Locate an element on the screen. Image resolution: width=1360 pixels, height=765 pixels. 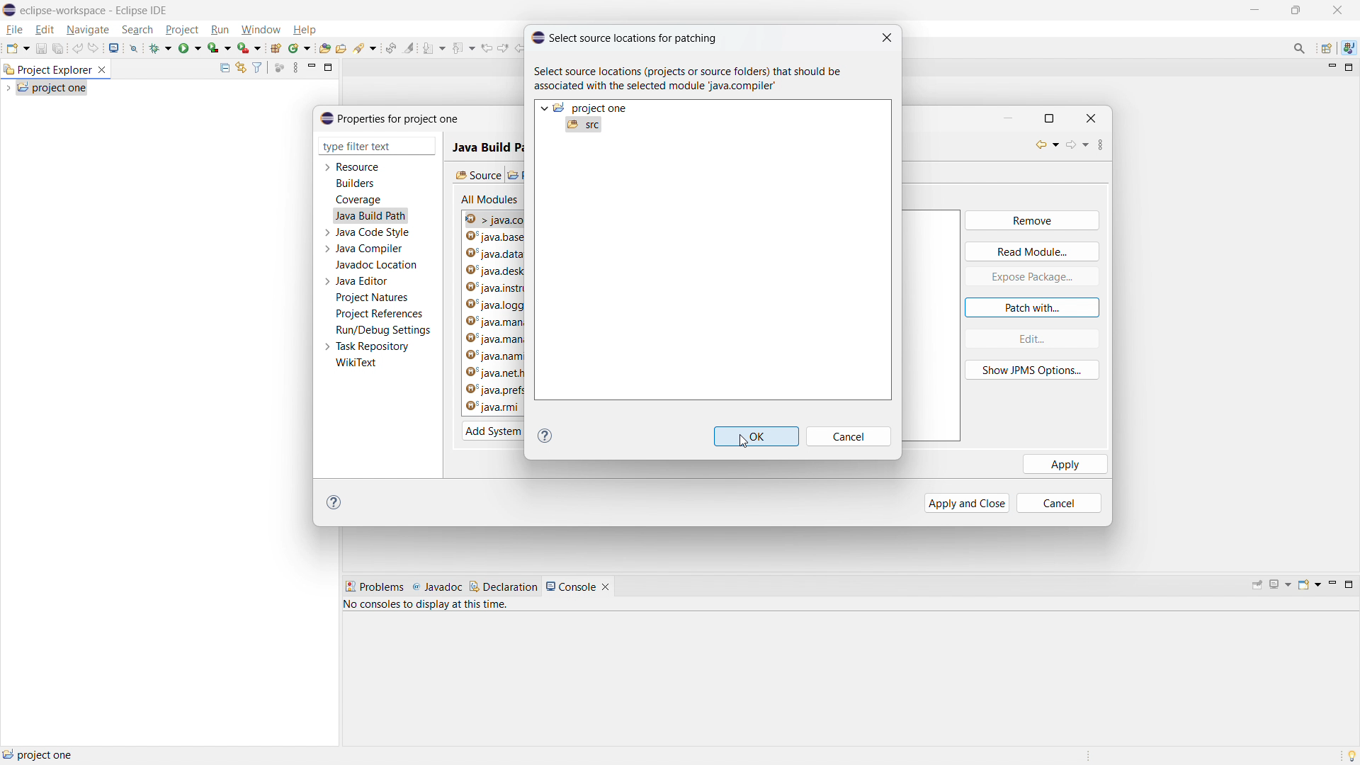
access commands and other items is located at coordinates (1300, 47).